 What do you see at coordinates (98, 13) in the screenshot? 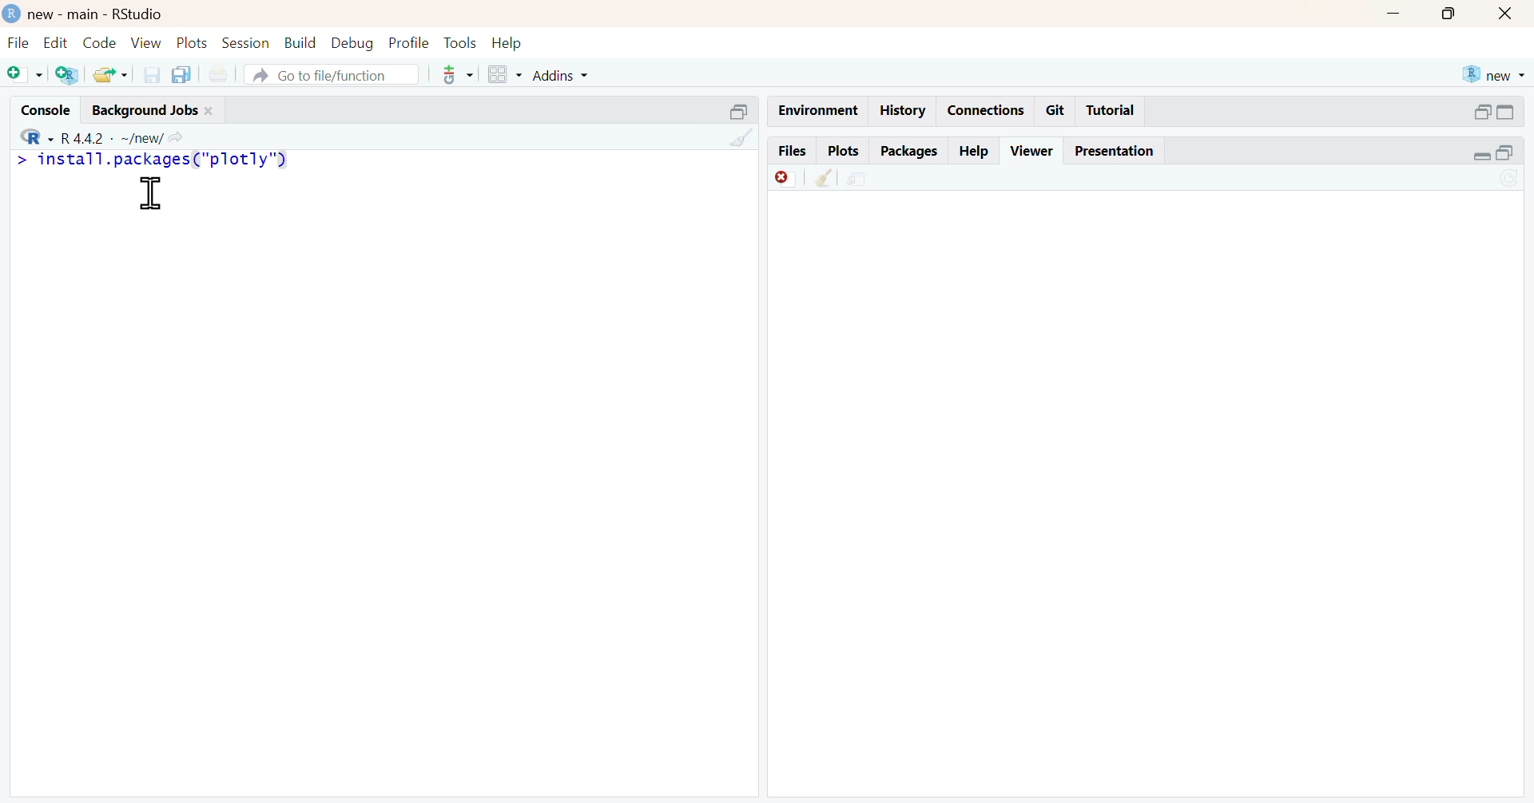
I see `new-main-RStudio` at bounding box center [98, 13].